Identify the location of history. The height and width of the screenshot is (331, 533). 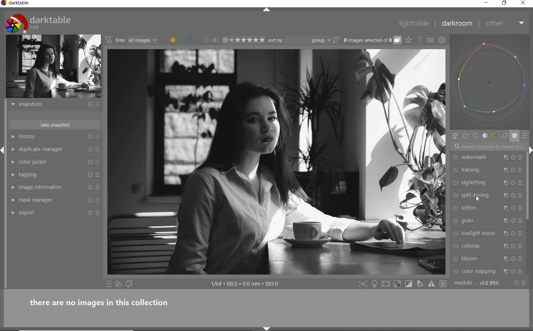
(51, 137).